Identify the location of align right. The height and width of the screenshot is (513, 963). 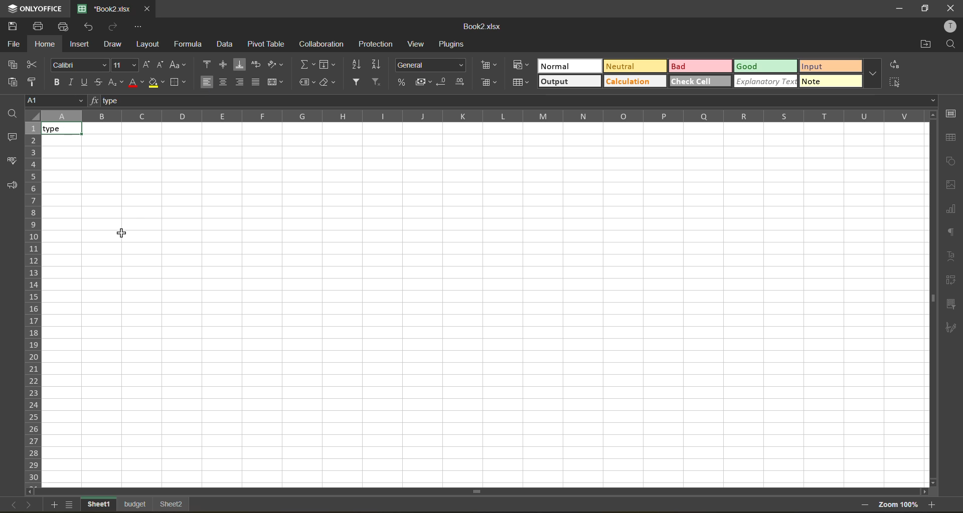
(240, 81).